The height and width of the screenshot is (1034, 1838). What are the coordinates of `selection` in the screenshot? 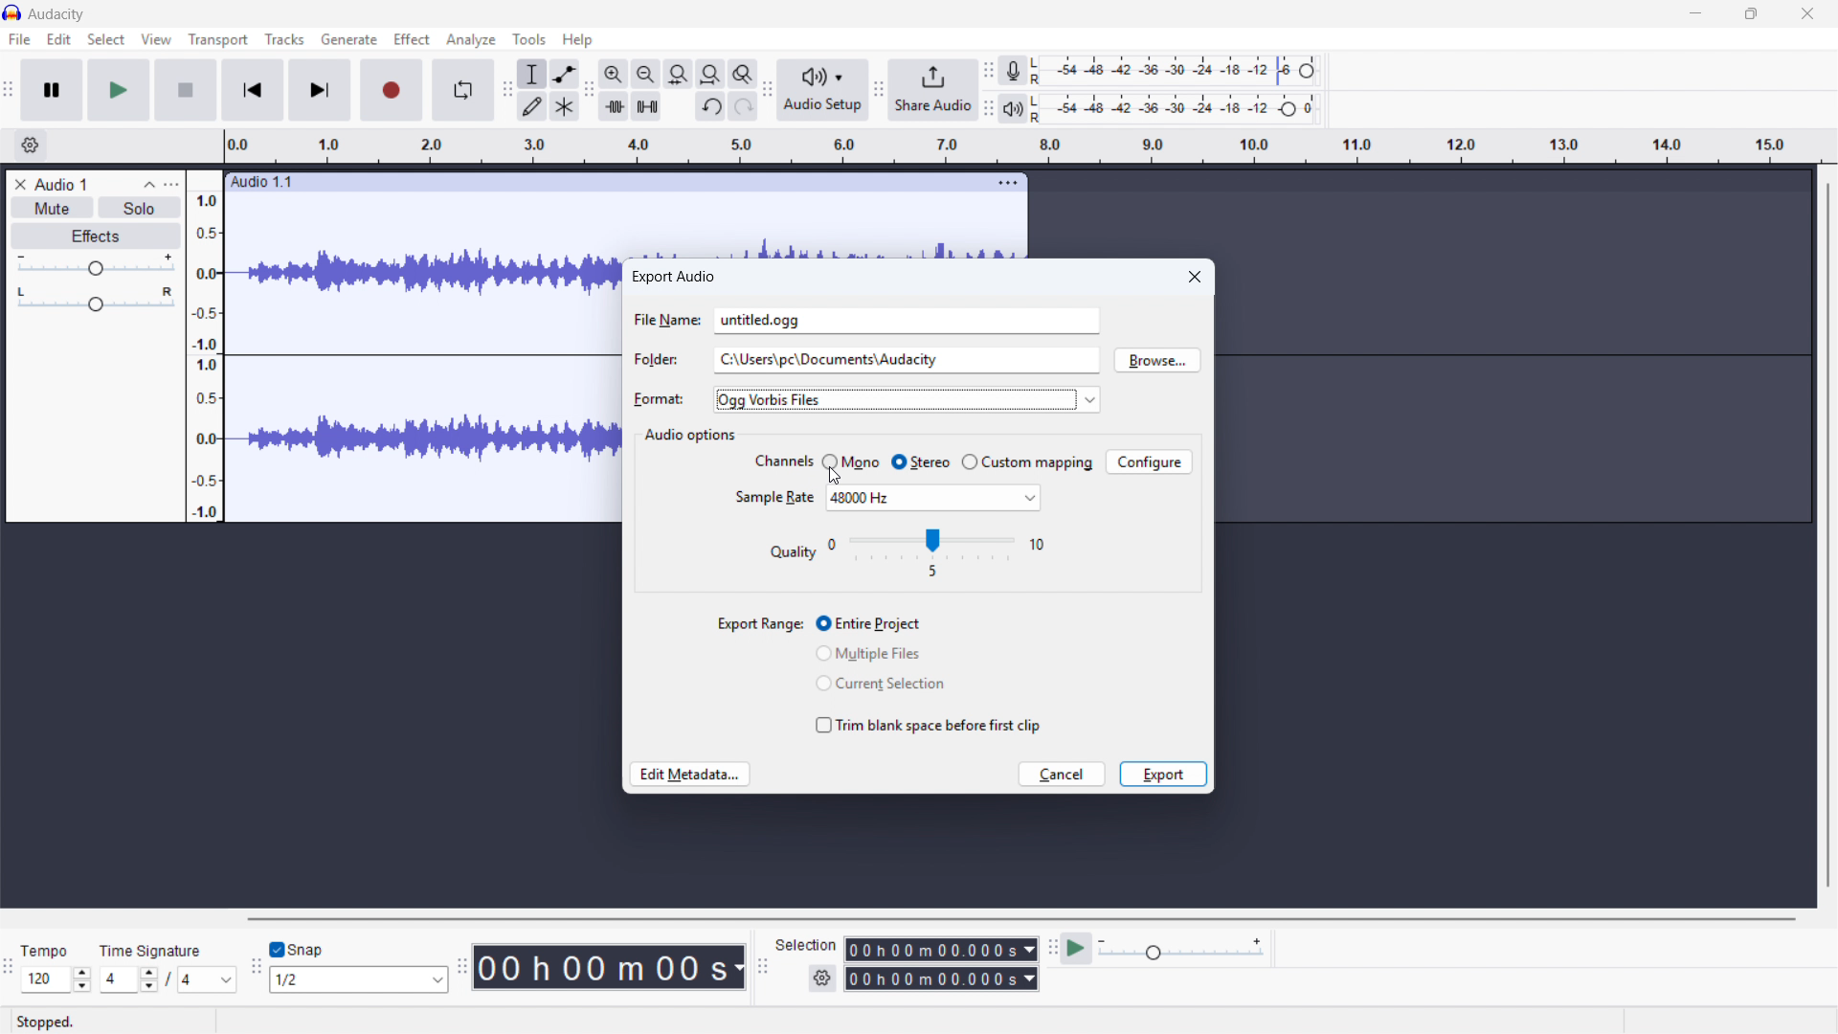 It's located at (806, 945).